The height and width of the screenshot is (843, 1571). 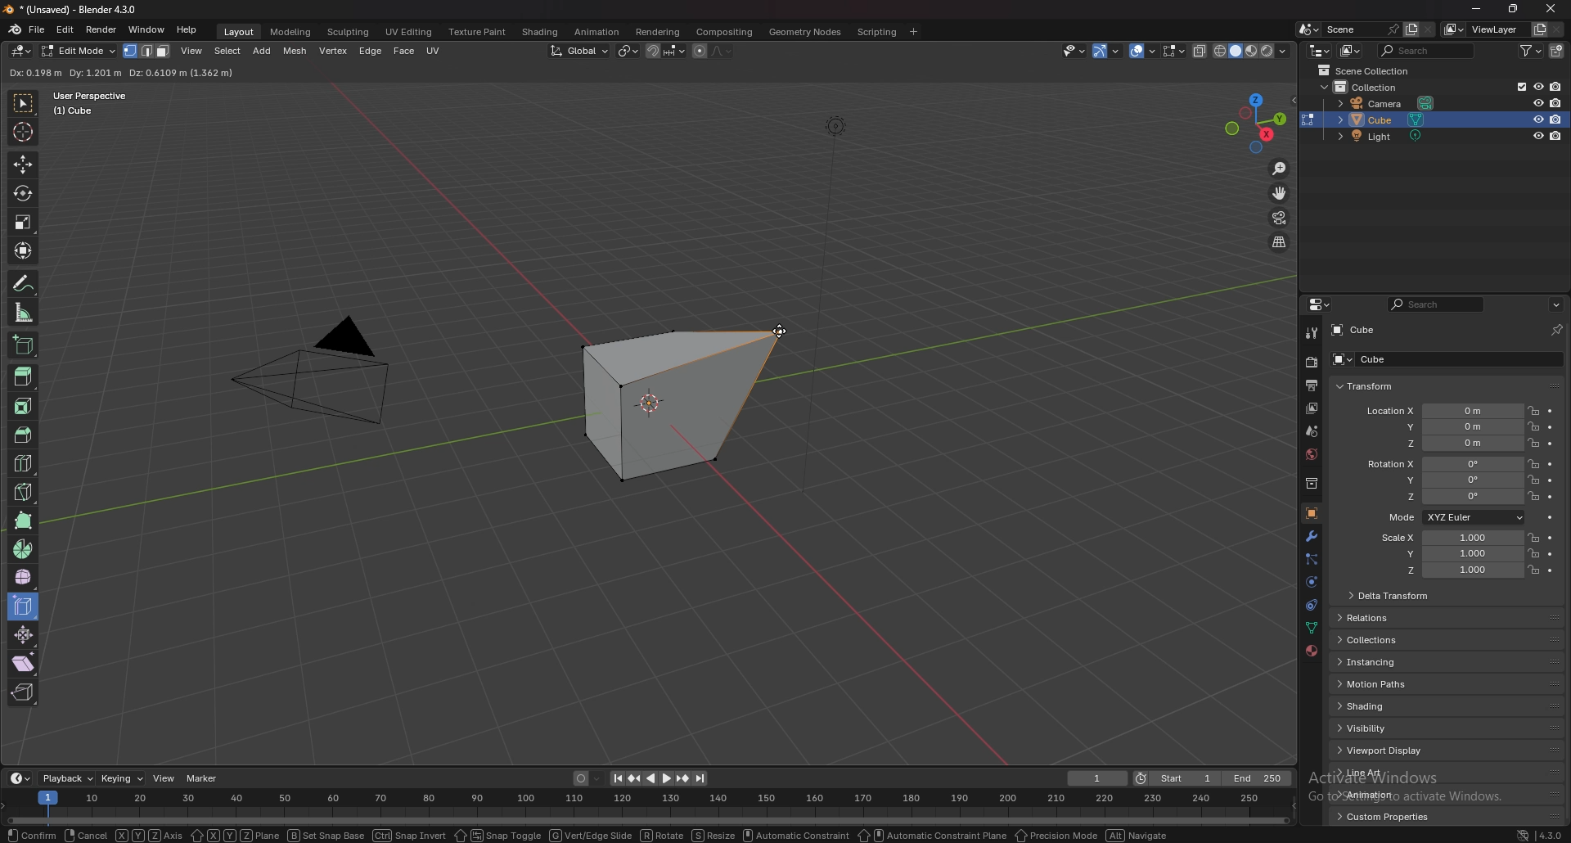 I want to click on status bar, so click(x=785, y=832).